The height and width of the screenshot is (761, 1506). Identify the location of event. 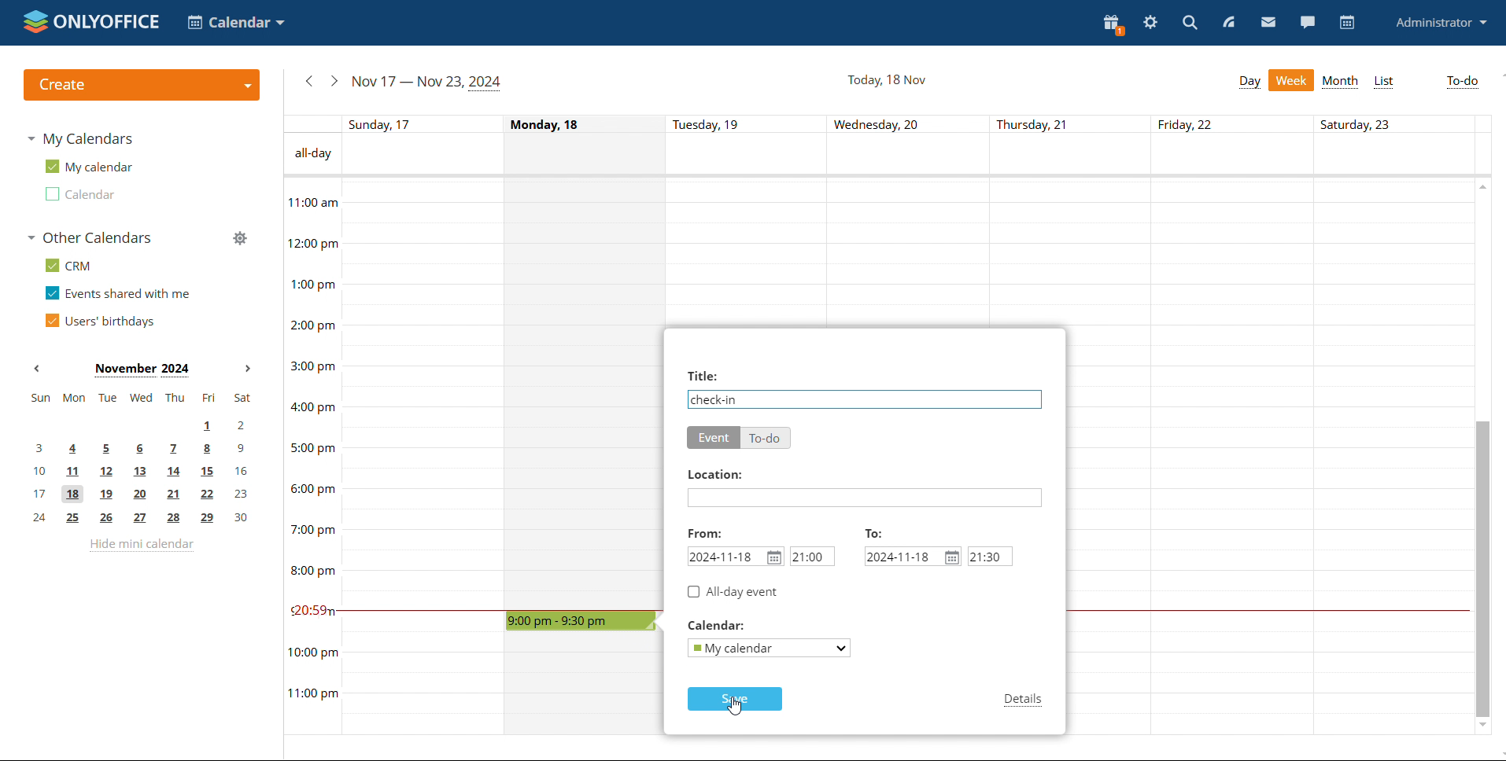
(714, 437).